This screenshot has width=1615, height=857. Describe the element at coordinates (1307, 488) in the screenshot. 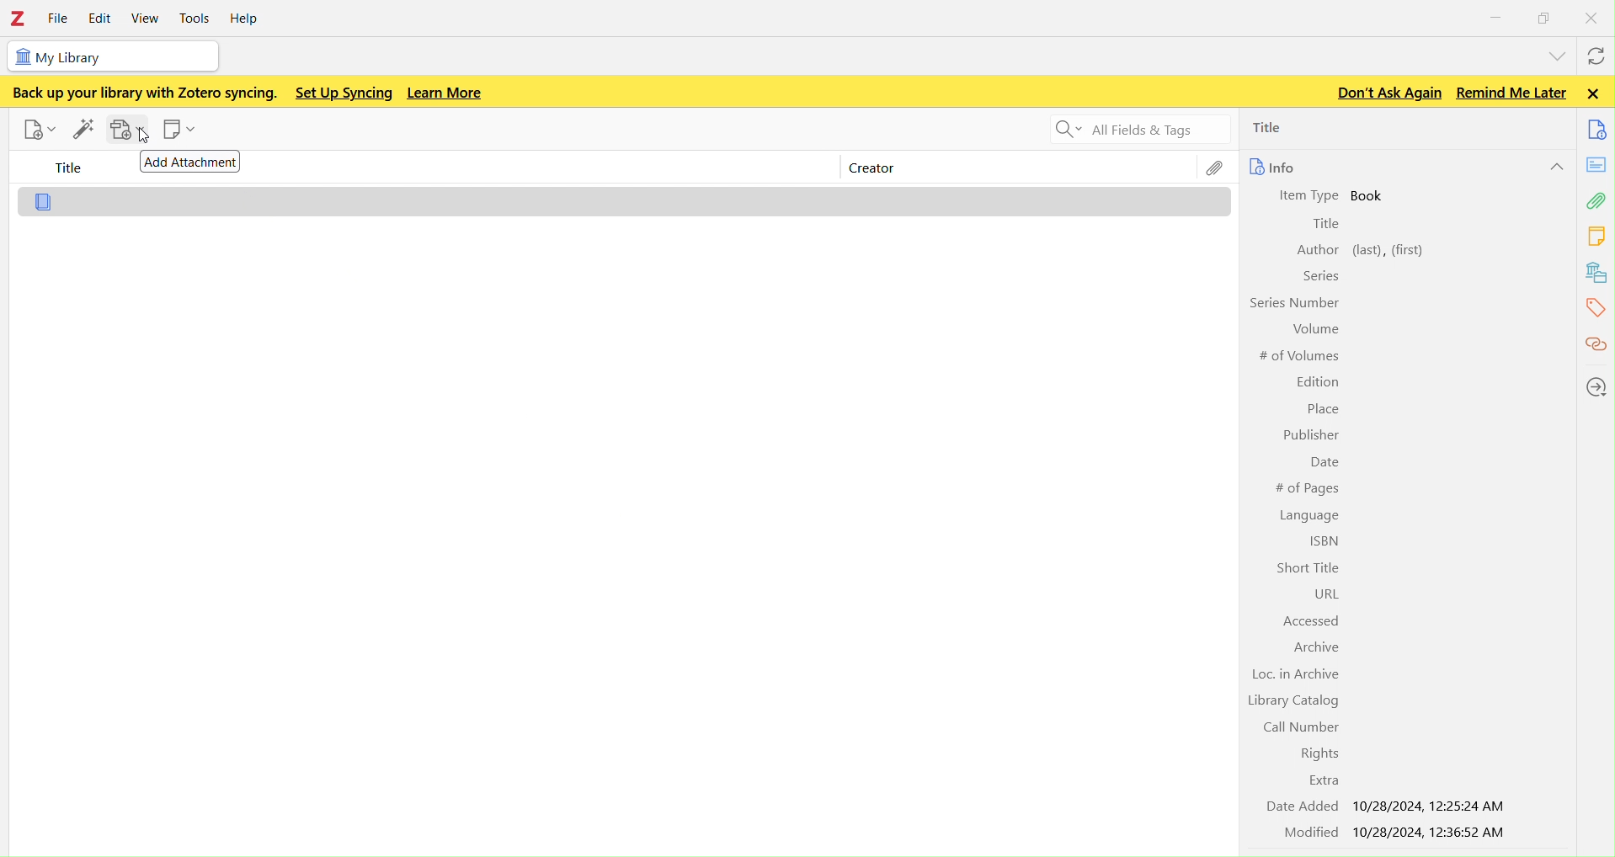

I see `# of Pages` at that location.